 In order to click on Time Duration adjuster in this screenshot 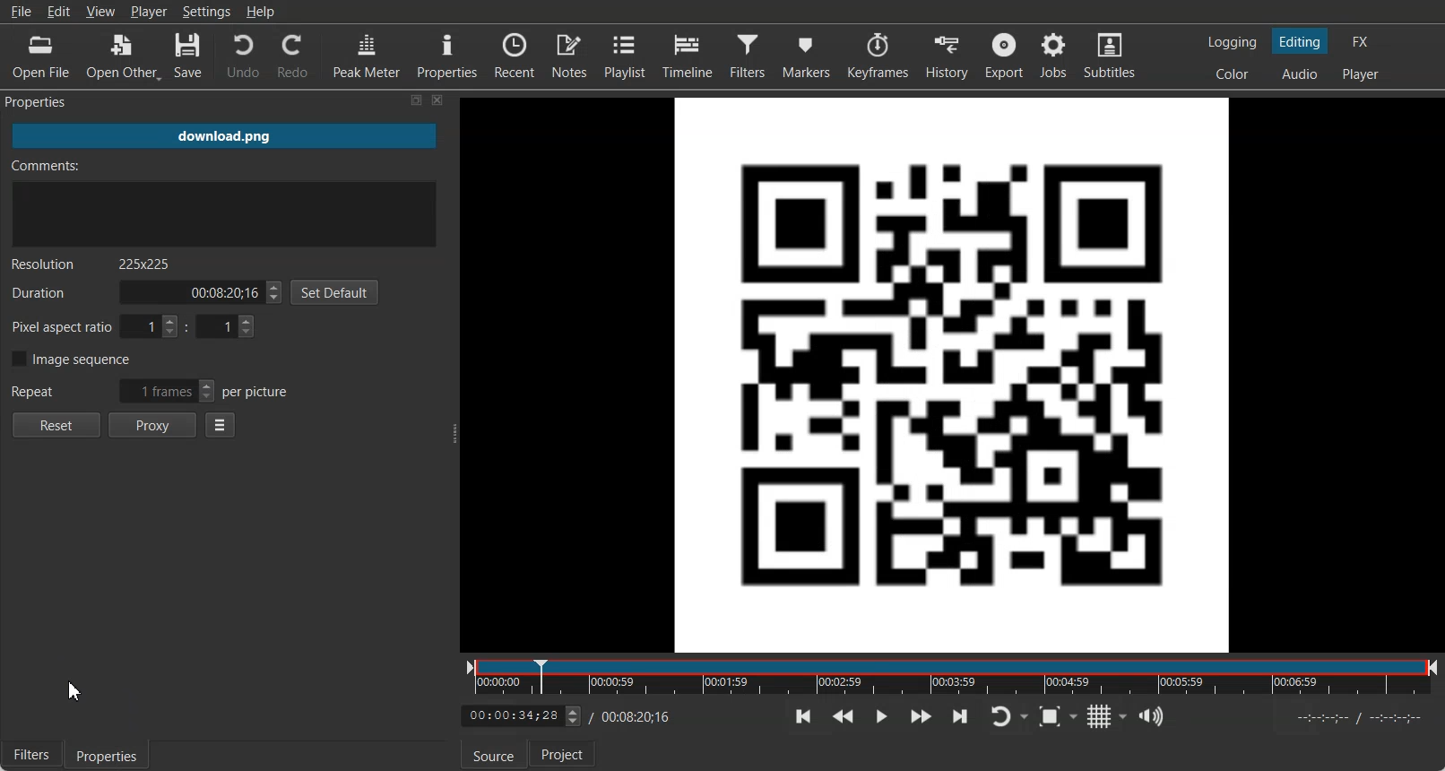, I will do `click(144, 293)`.